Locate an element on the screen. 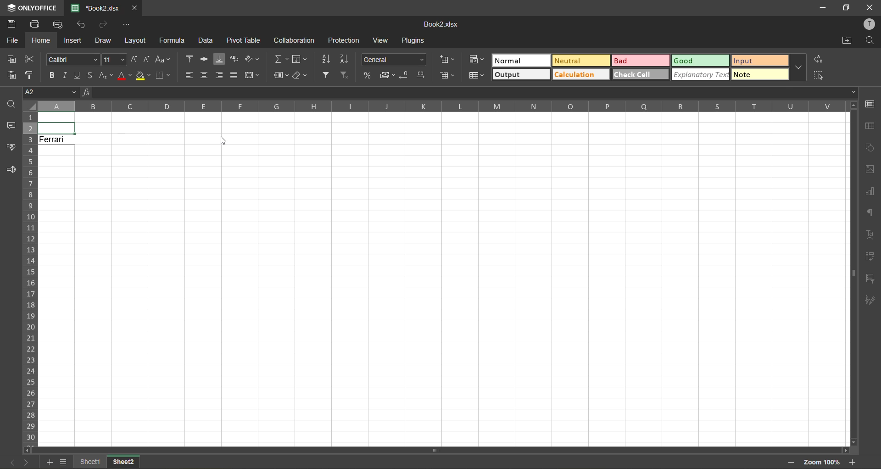 The width and height of the screenshot is (881, 469). named ranges is located at coordinates (282, 75).